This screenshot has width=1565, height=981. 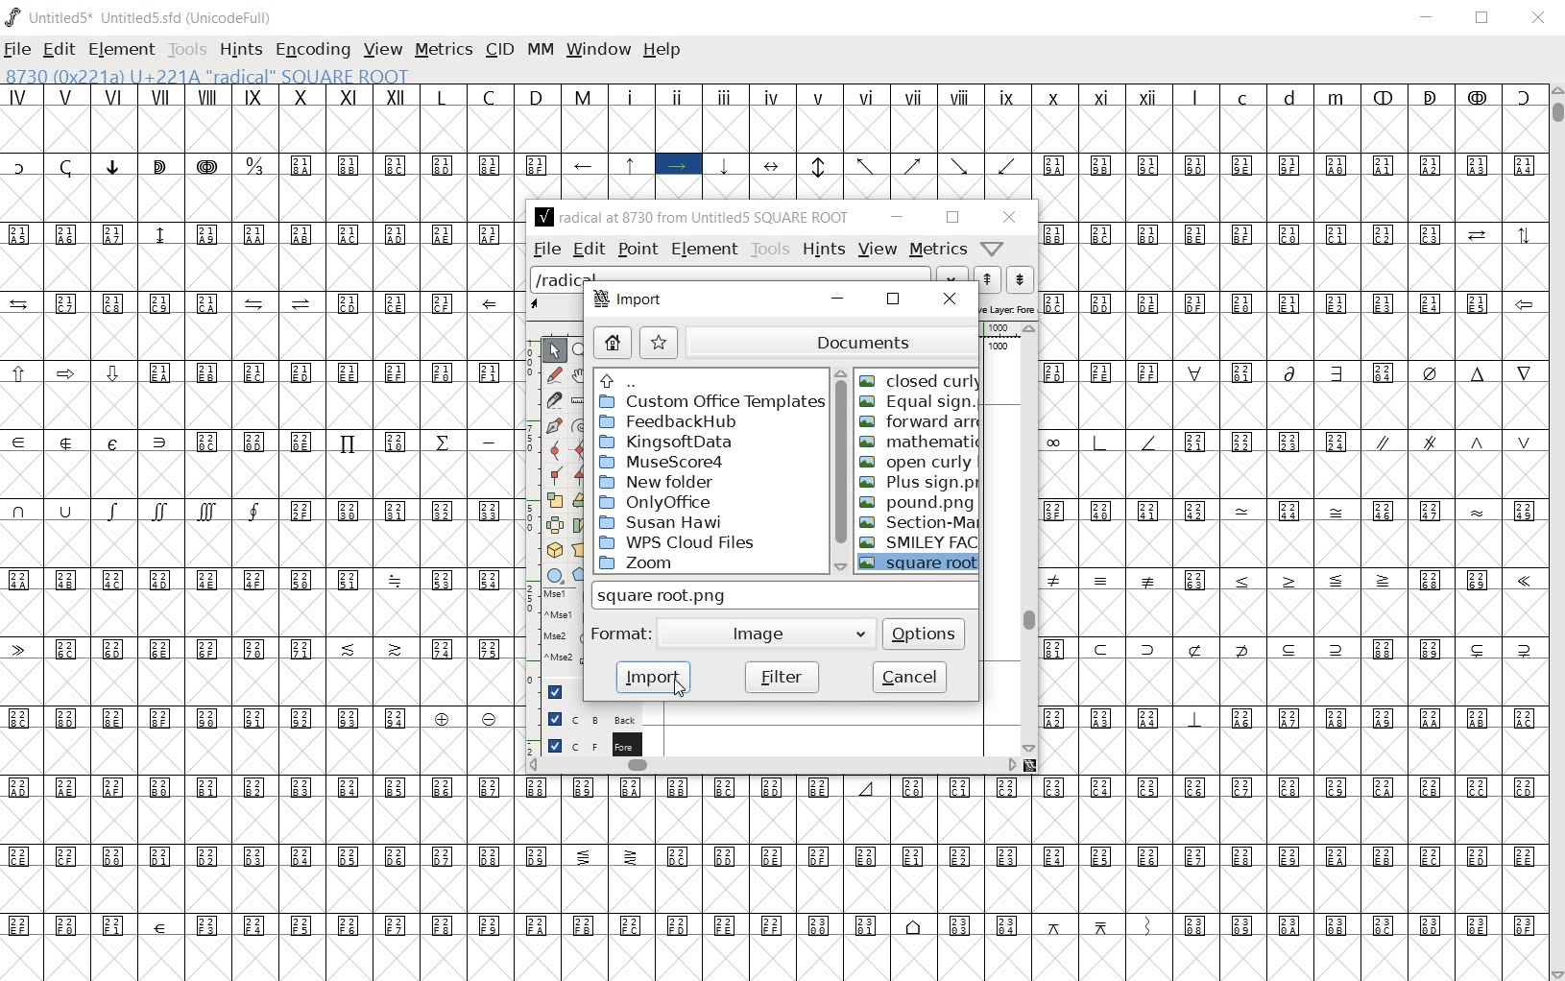 What do you see at coordinates (579, 524) in the screenshot?
I see `Rotate the selection` at bounding box center [579, 524].